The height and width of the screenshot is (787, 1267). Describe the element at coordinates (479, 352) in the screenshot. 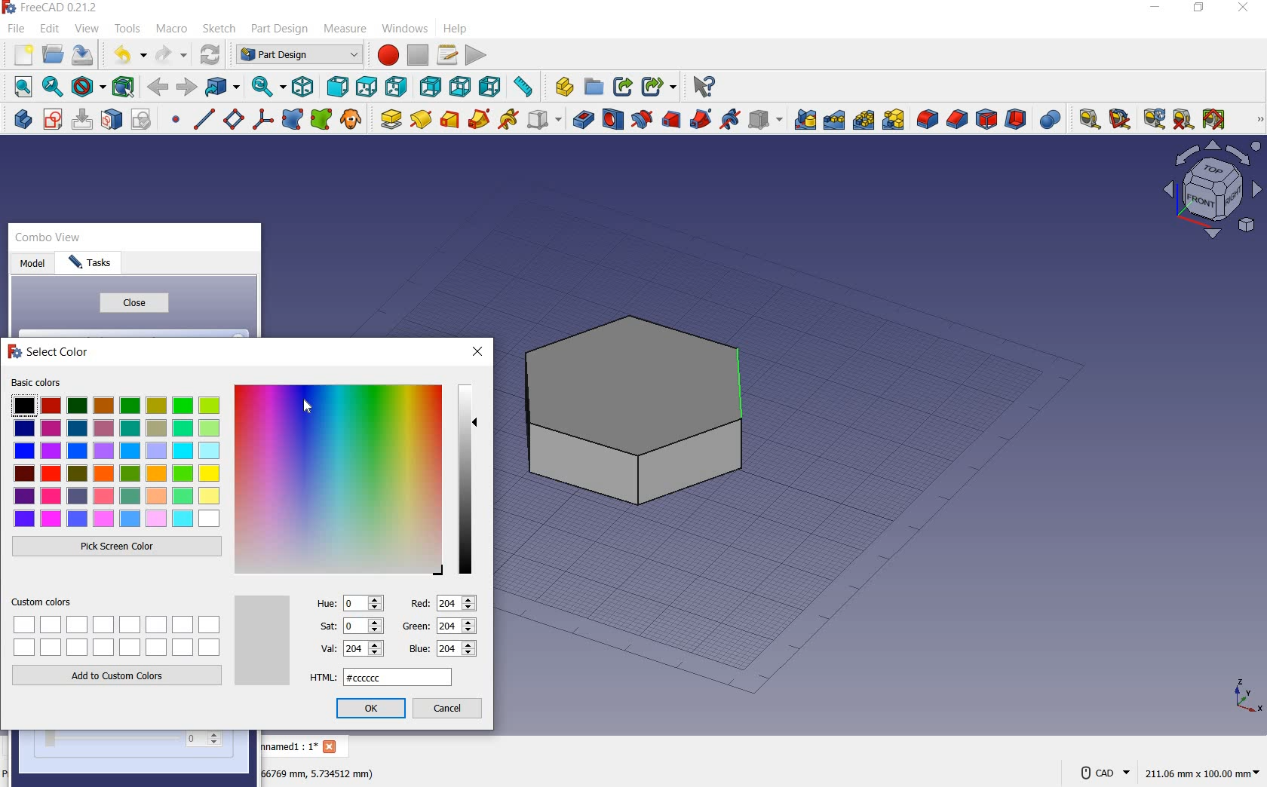

I see `close` at that location.